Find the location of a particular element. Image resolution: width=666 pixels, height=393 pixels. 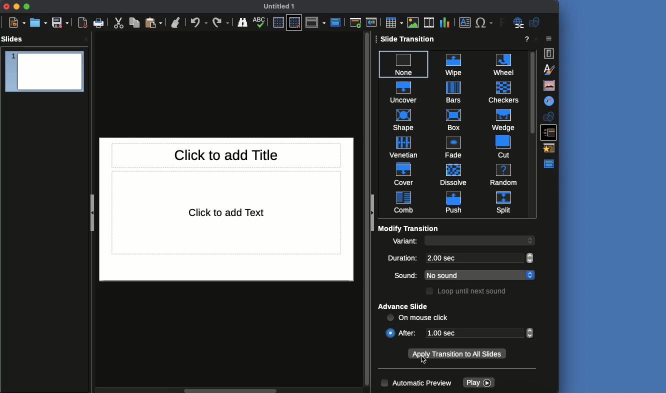

venetian is located at coordinates (404, 145).